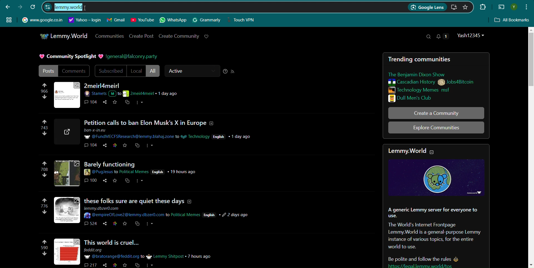 This screenshot has width=534, height=268. What do you see at coordinates (423, 74) in the screenshot?
I see `The Benjamin Dixon Show` at bounding box center [423, 74].